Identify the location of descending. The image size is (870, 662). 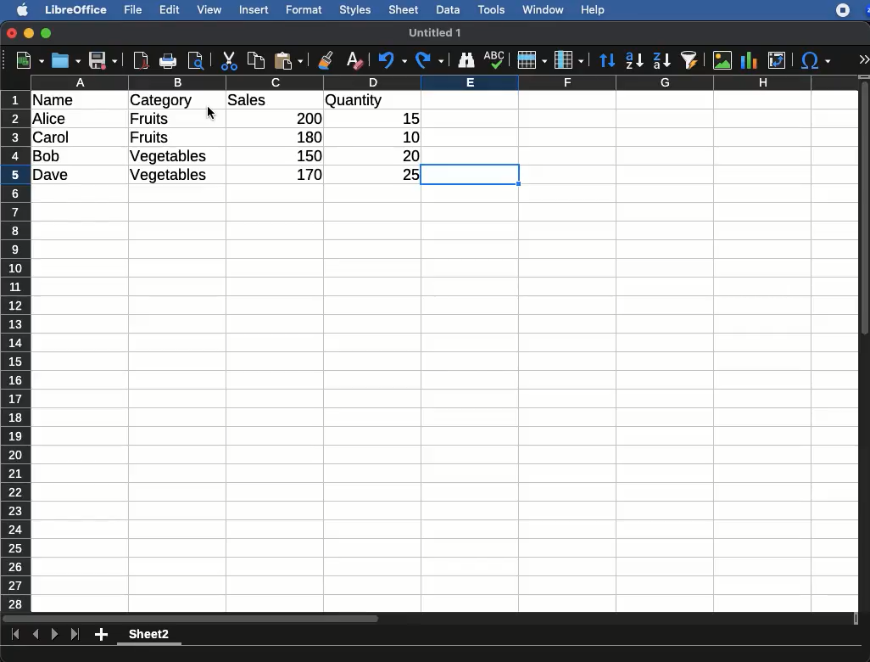
(662, 61).